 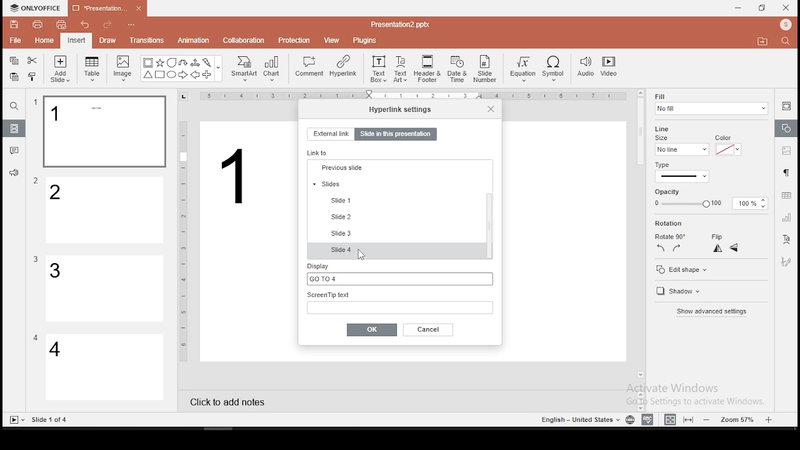 I want to click on Circle, so click(x=172, y=74).